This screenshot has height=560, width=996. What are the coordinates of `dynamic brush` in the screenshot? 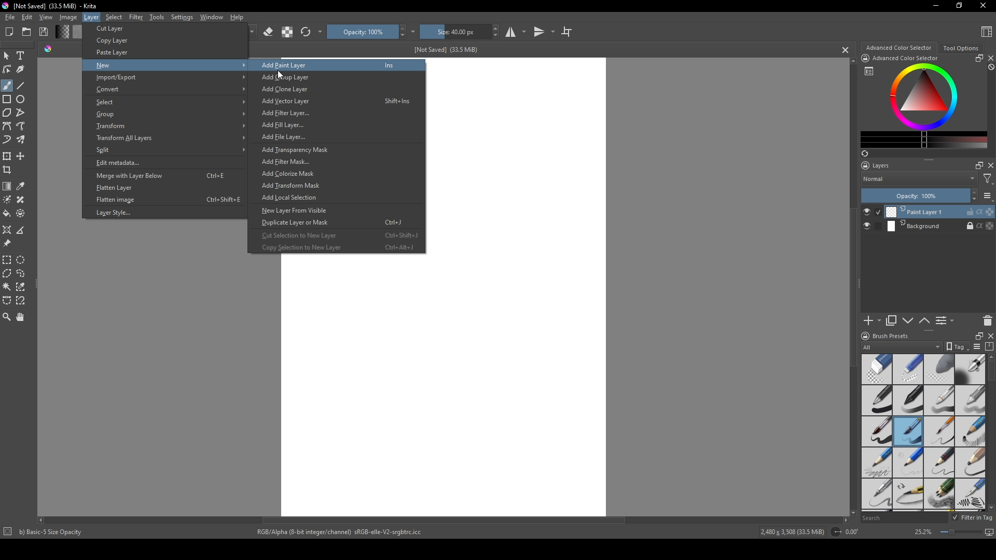 It's located at (7, 141).